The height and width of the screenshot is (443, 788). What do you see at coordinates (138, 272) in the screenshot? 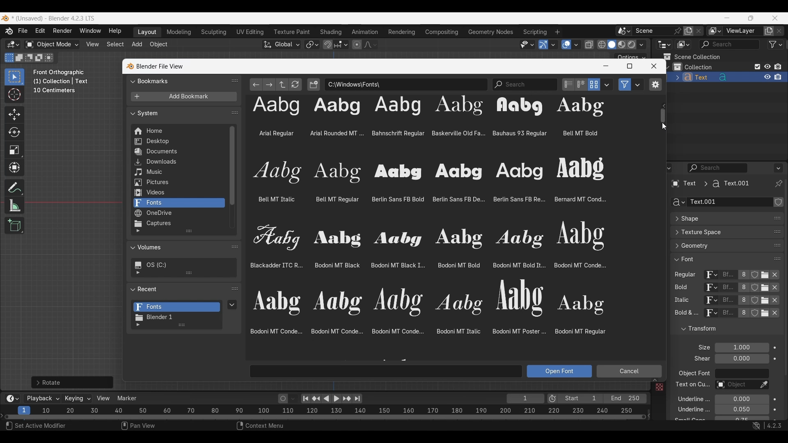
I see `Show filtering options` at bounding box center [138, 272].